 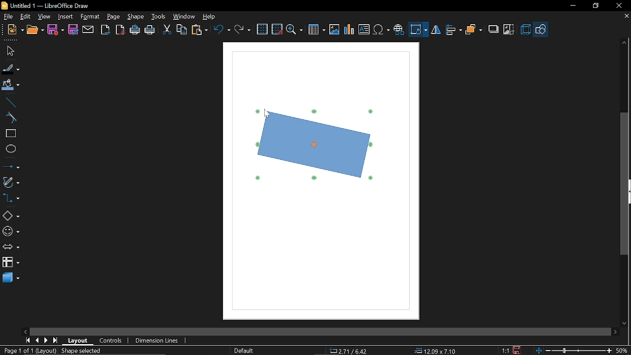 What do you see at coordinates (9, 118) in the screenshot?
I see `Curve` at bounding box center [9, 118].